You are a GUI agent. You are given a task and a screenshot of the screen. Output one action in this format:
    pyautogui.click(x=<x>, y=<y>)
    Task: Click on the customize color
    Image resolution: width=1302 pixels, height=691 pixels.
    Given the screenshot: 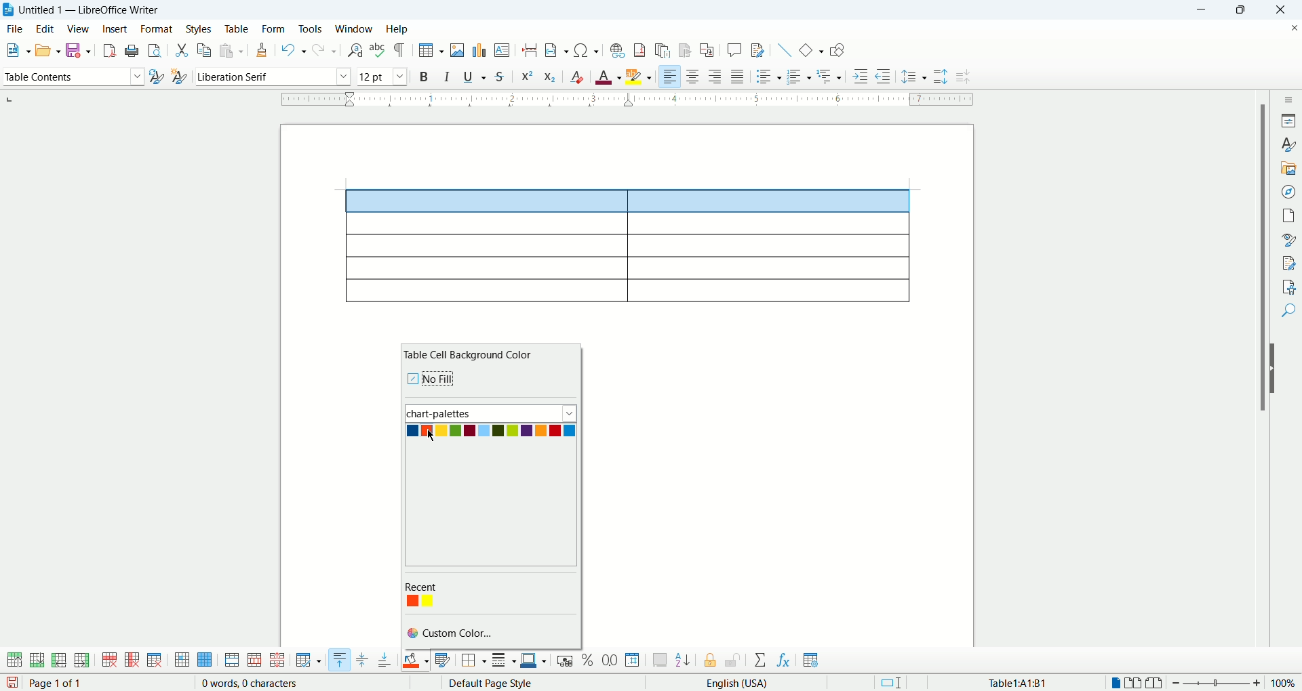 What is the action you would take?
    pyautogui.click(x=457, y=633)
    